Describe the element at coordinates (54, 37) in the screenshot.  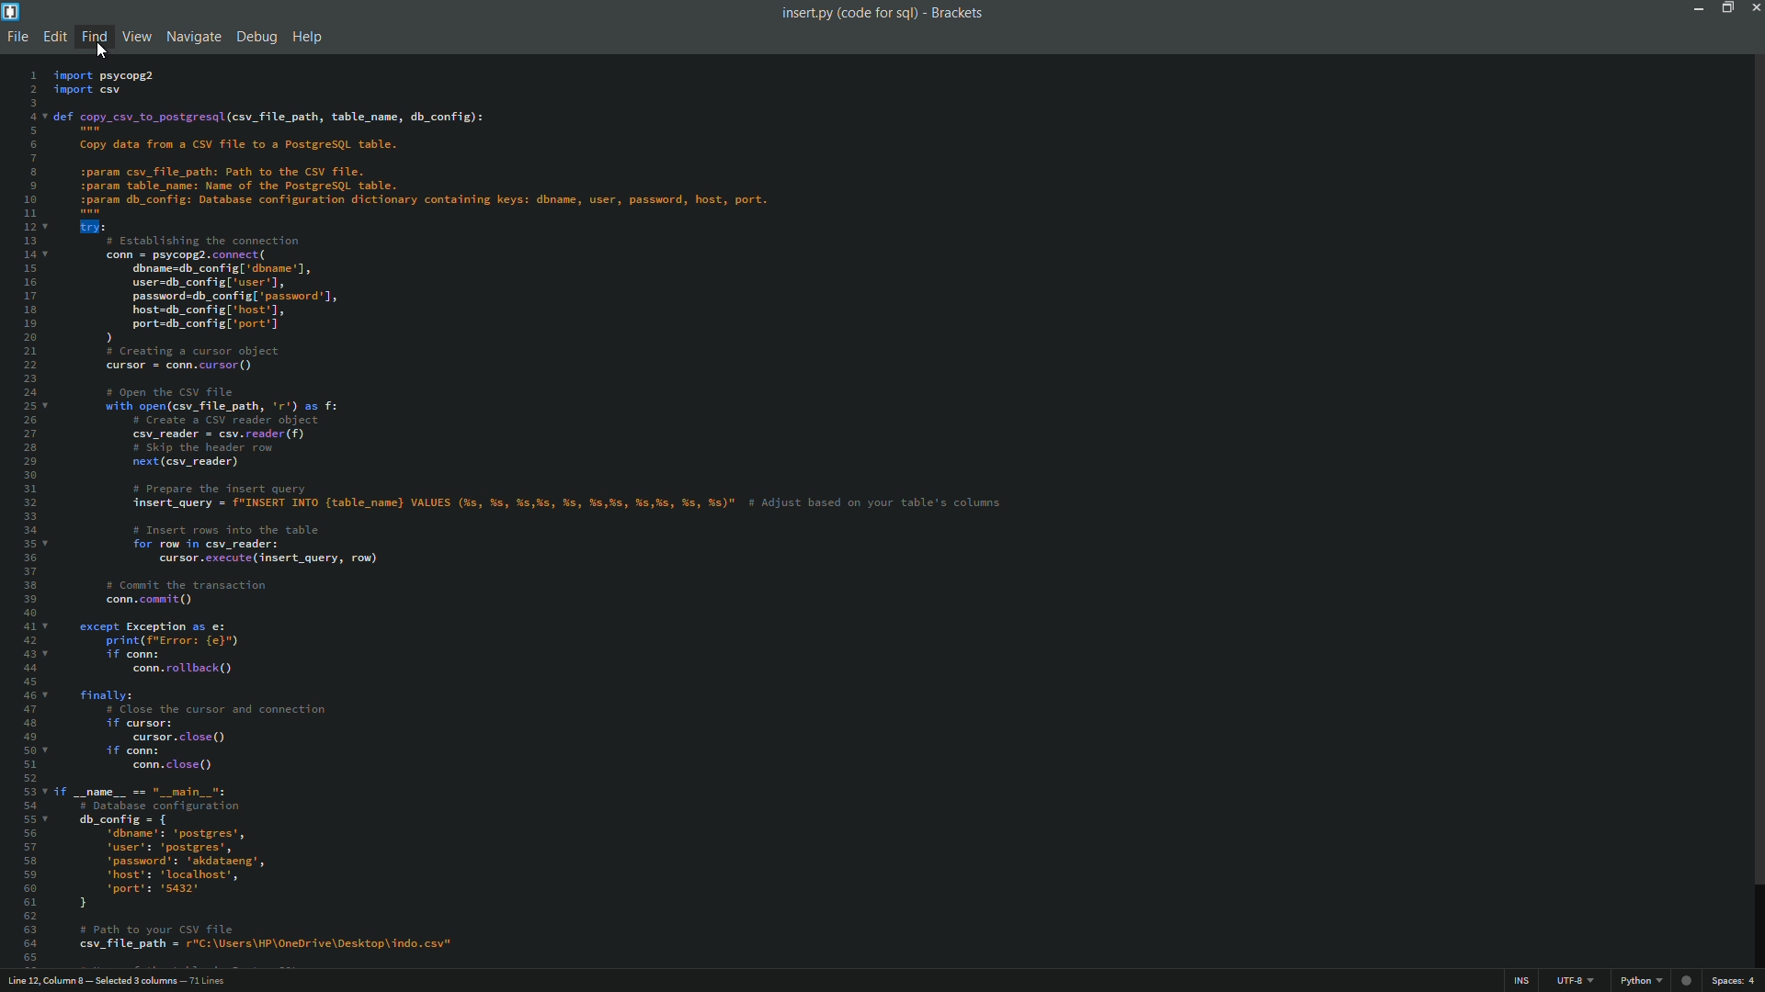
I see `edit menu` at that location.